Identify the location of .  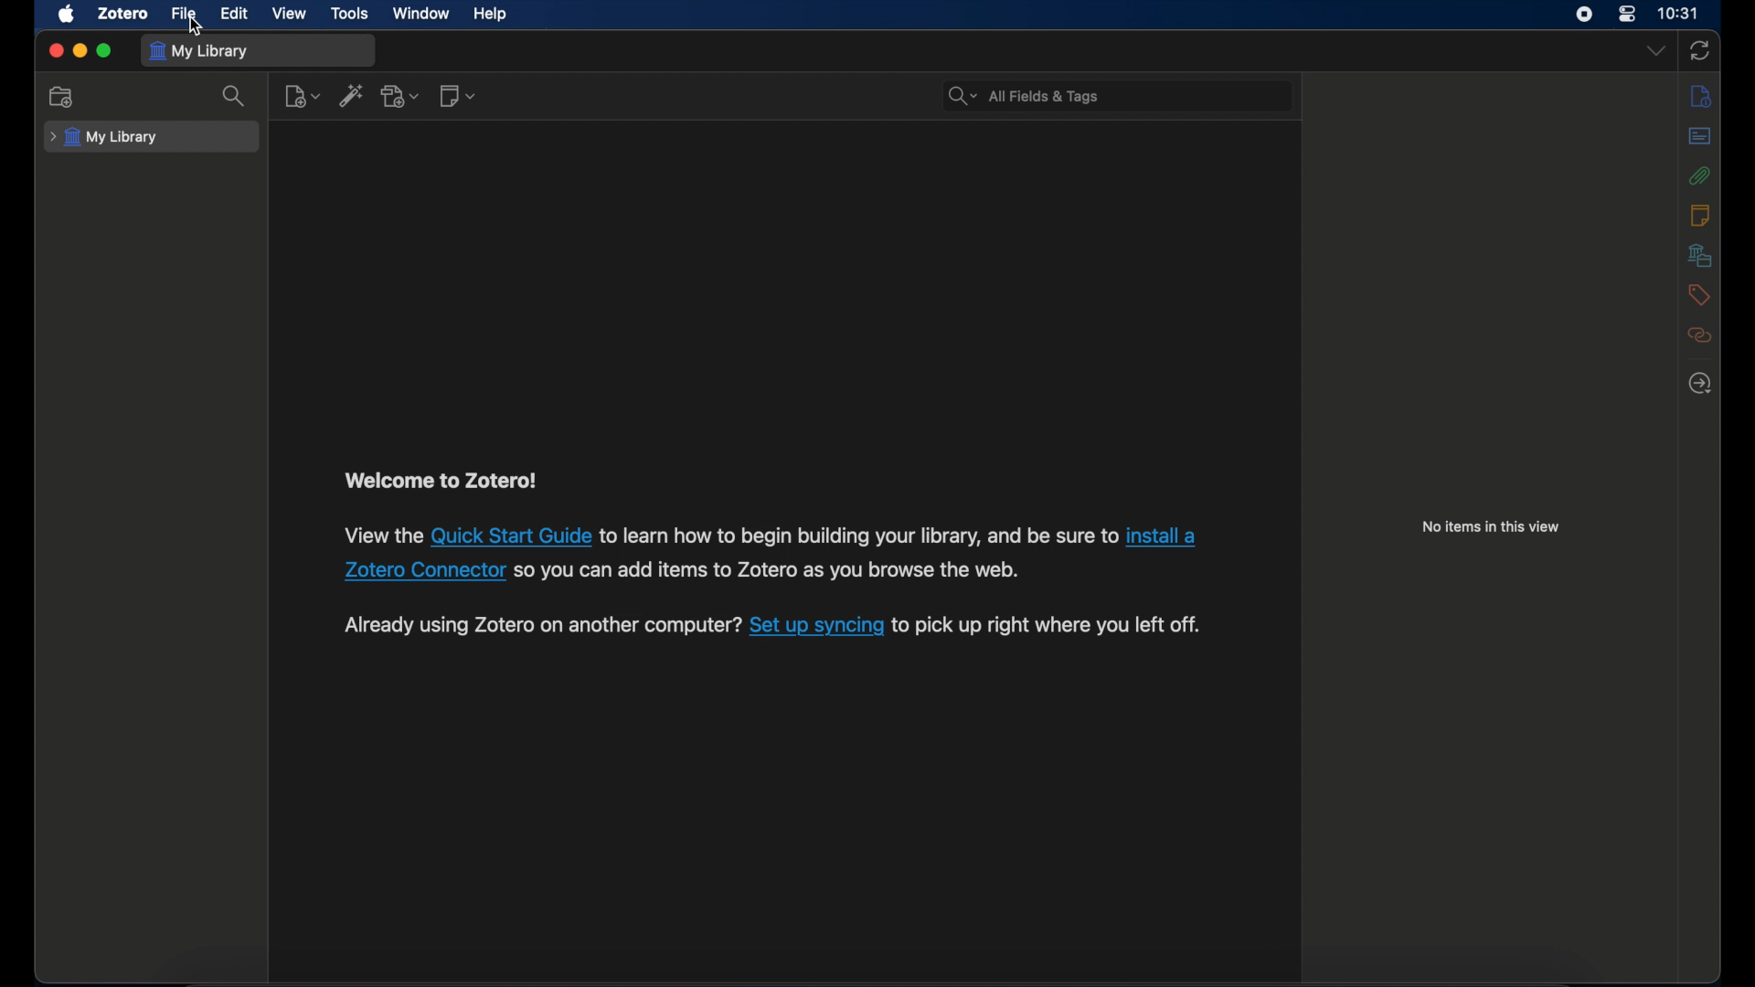
(511, 536).